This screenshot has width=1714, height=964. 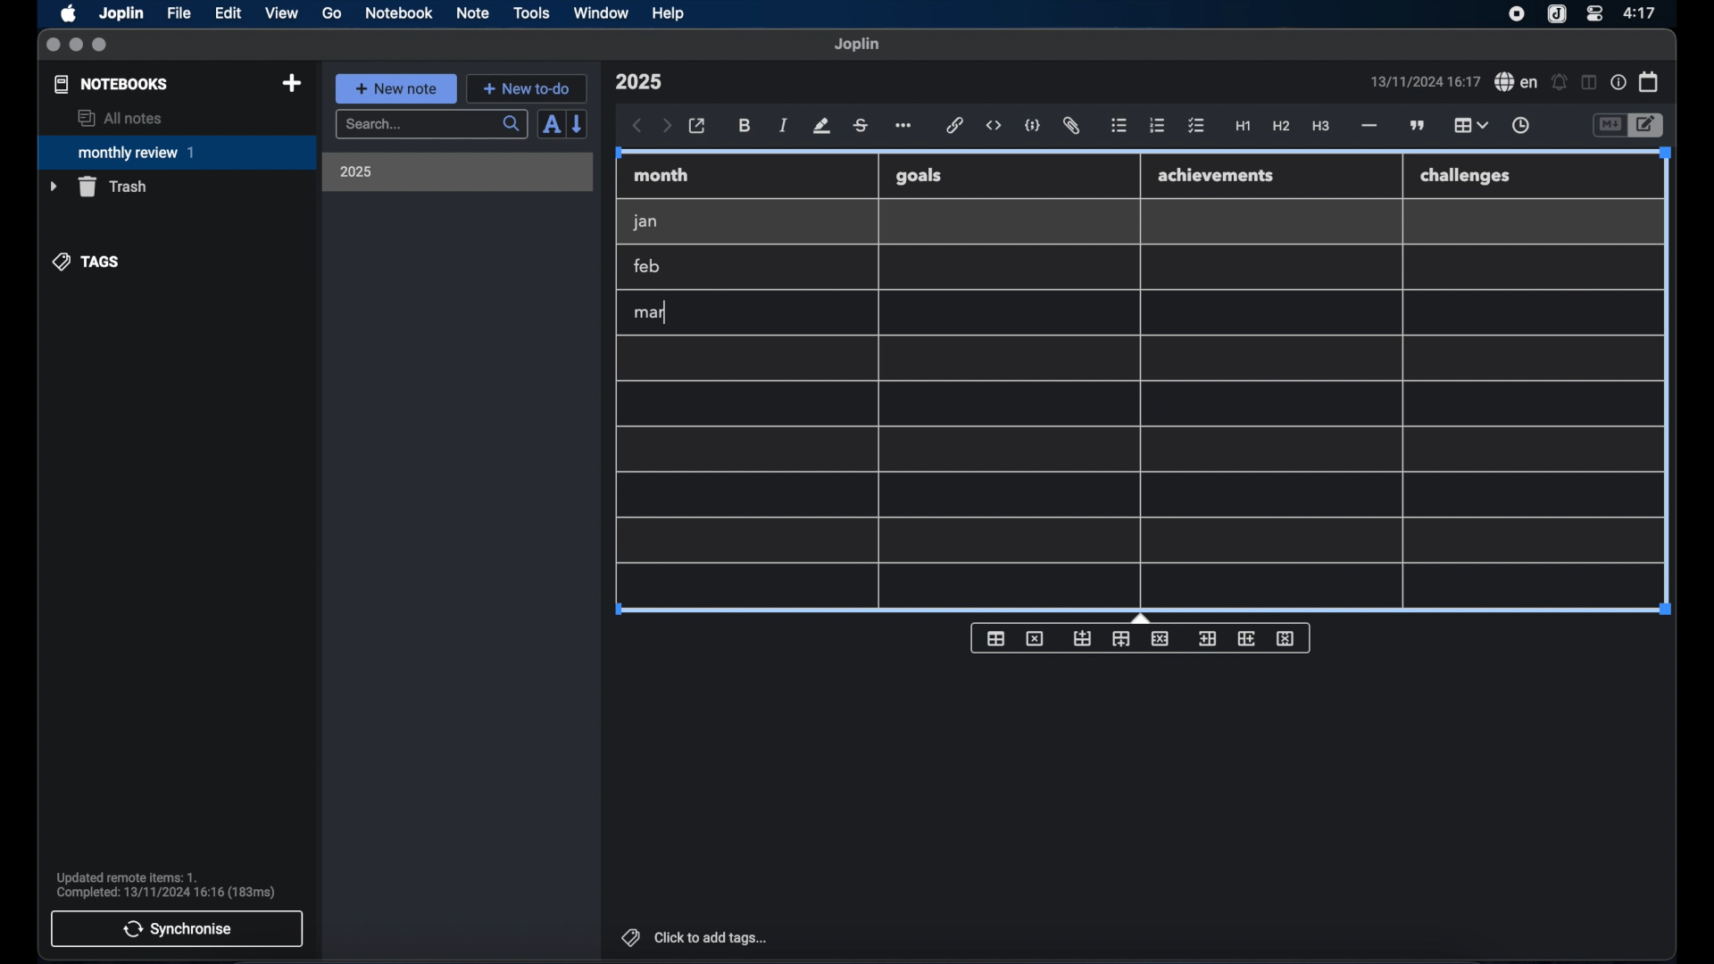 I want to click on go, so click(x=332, y=12).